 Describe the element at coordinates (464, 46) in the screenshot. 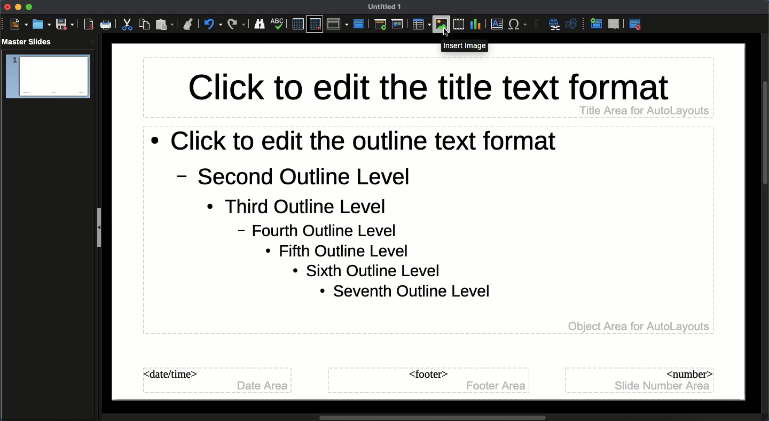

I see `Insert image` at that location.